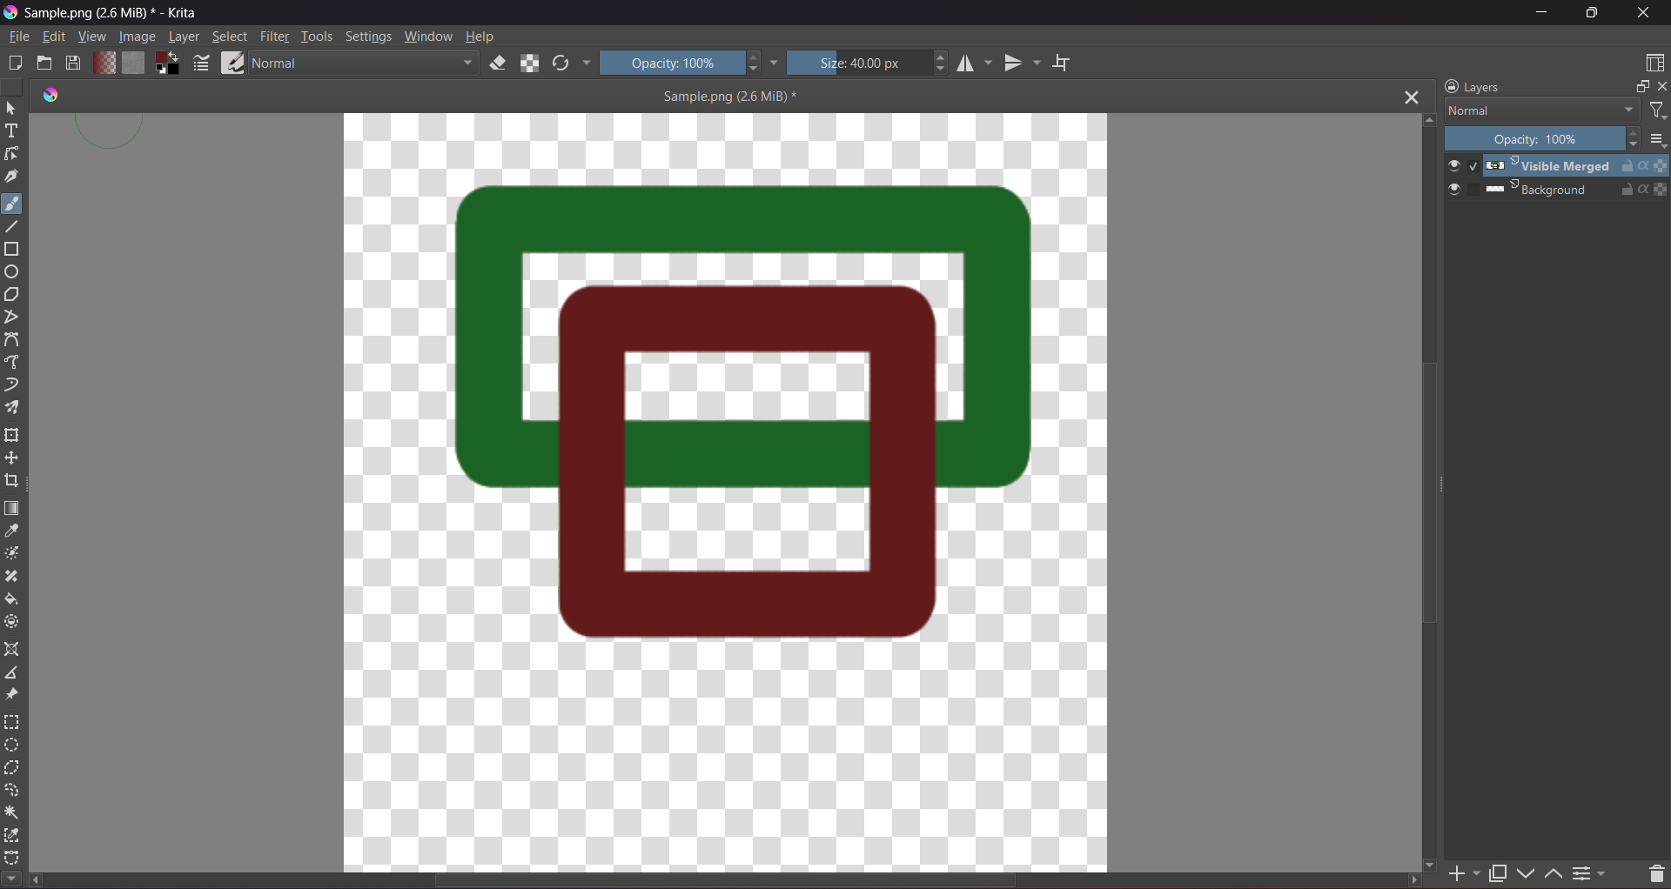 Image resolution: width=1671 pixels, height=889 pixels. I want to click on Layers, so click(1473, 86).